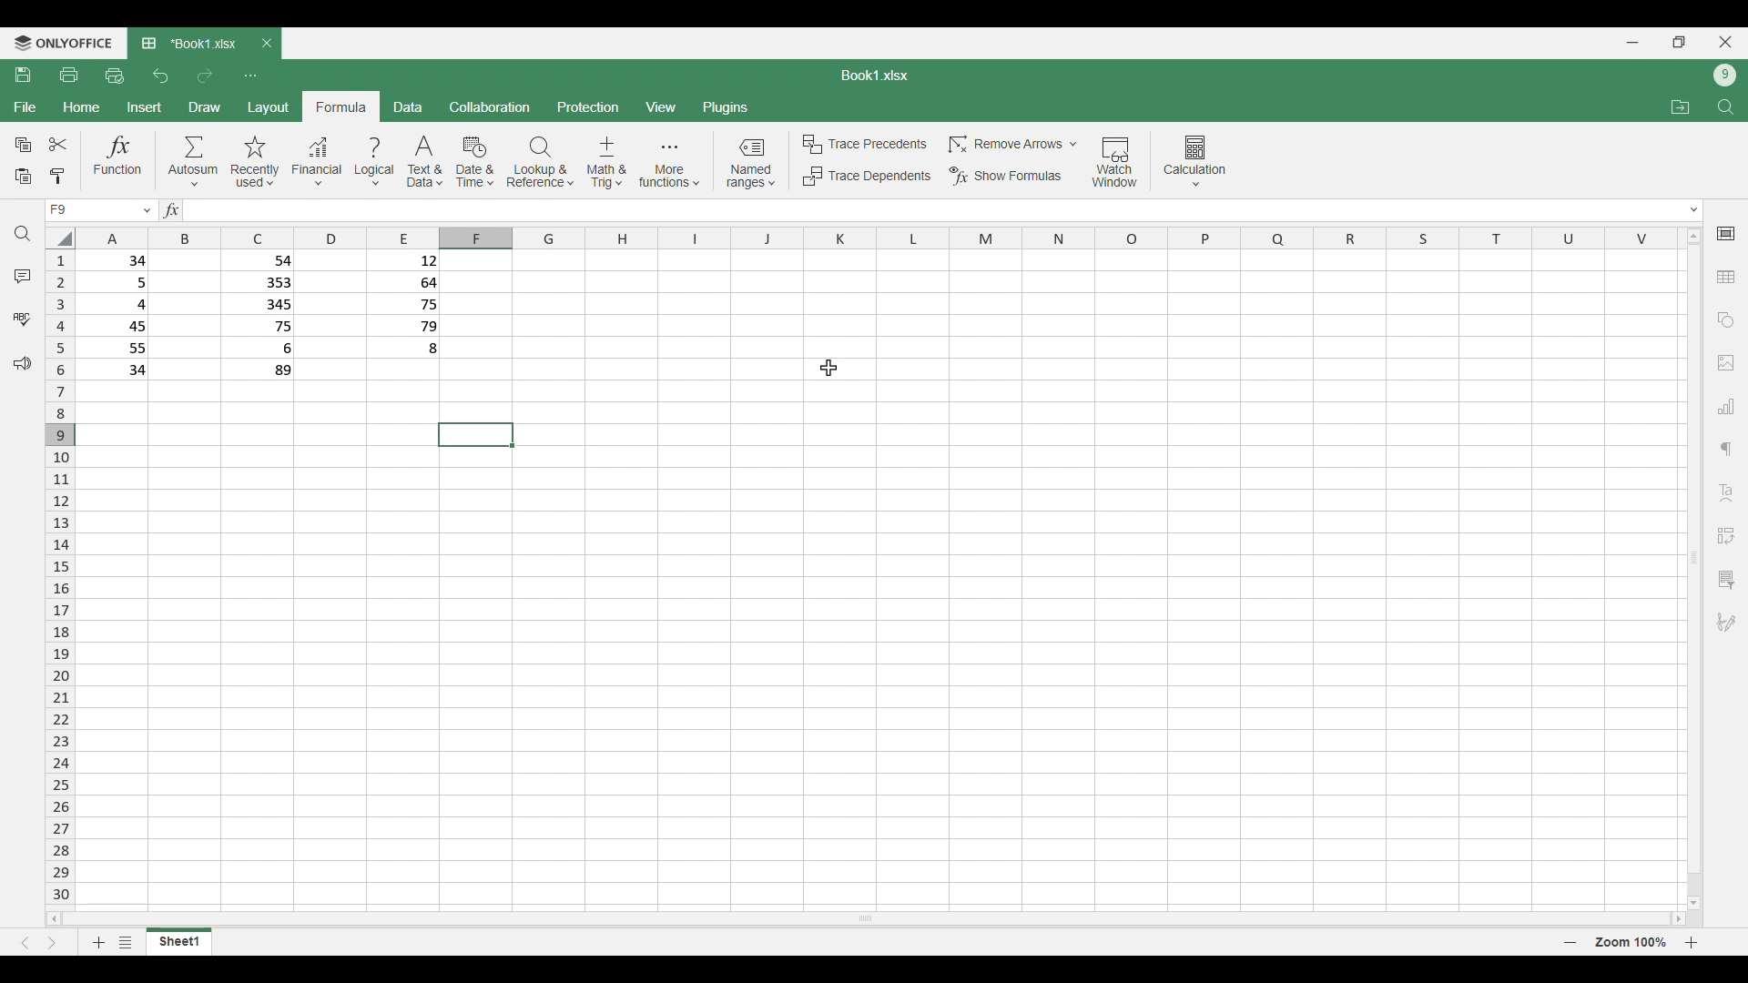 The width and height of the screenshot is (1748, 983). I want to click on Show in smaller tab, so click(1679, 42).